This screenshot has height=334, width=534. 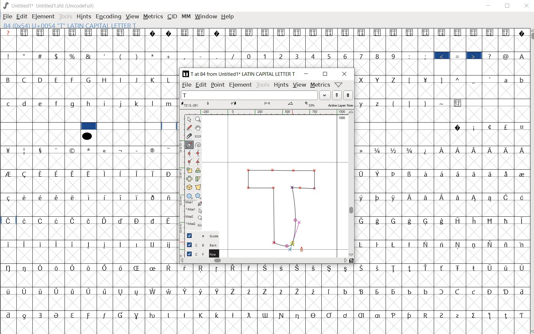 What do you see at coordinates (363, 221) in the screenshot?
I see `Symbol` at bounding box center [363, 221].